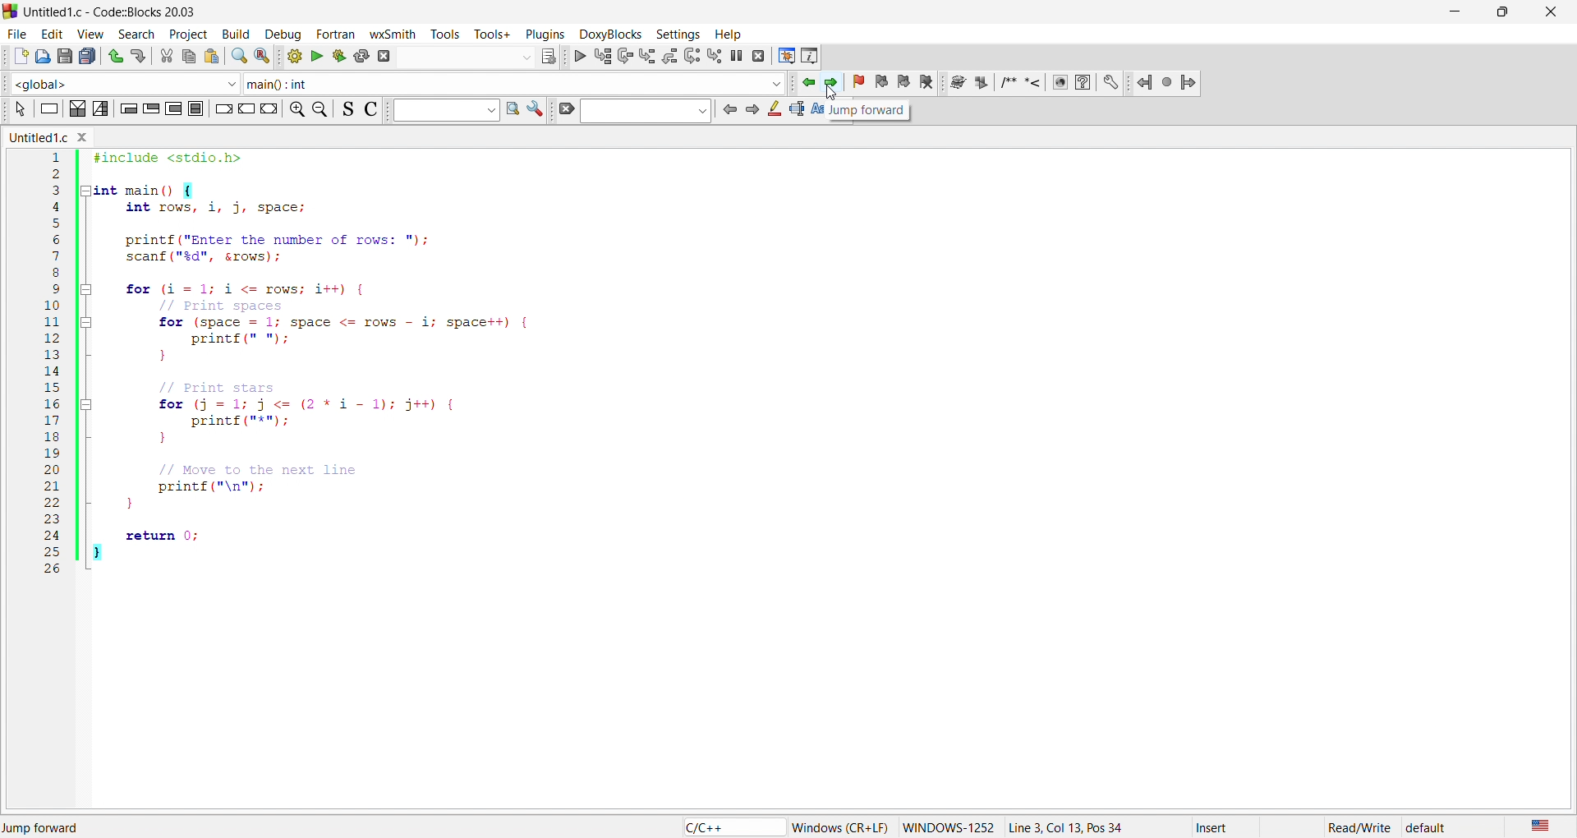  What do you see at coordinates (98, 109) in the screenshot?
I see `icon` at bounding box center [98, 109].